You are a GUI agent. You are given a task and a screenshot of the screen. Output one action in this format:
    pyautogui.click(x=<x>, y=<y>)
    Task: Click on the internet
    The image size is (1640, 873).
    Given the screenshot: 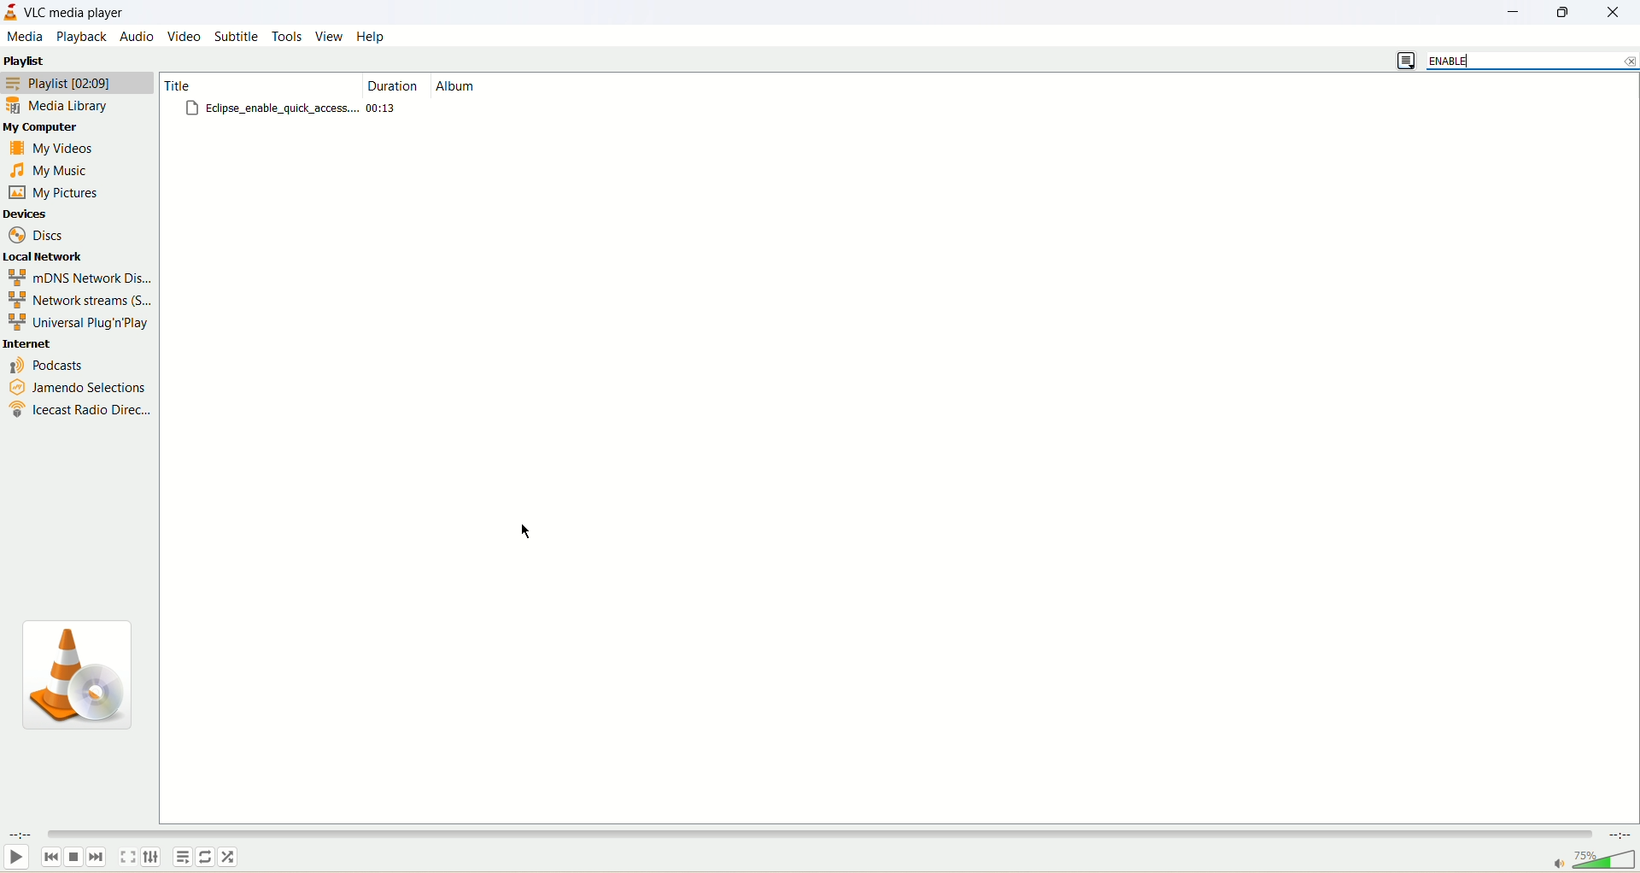 What is the action you would take?
    pyautogui.click(x=82, y=343)
    